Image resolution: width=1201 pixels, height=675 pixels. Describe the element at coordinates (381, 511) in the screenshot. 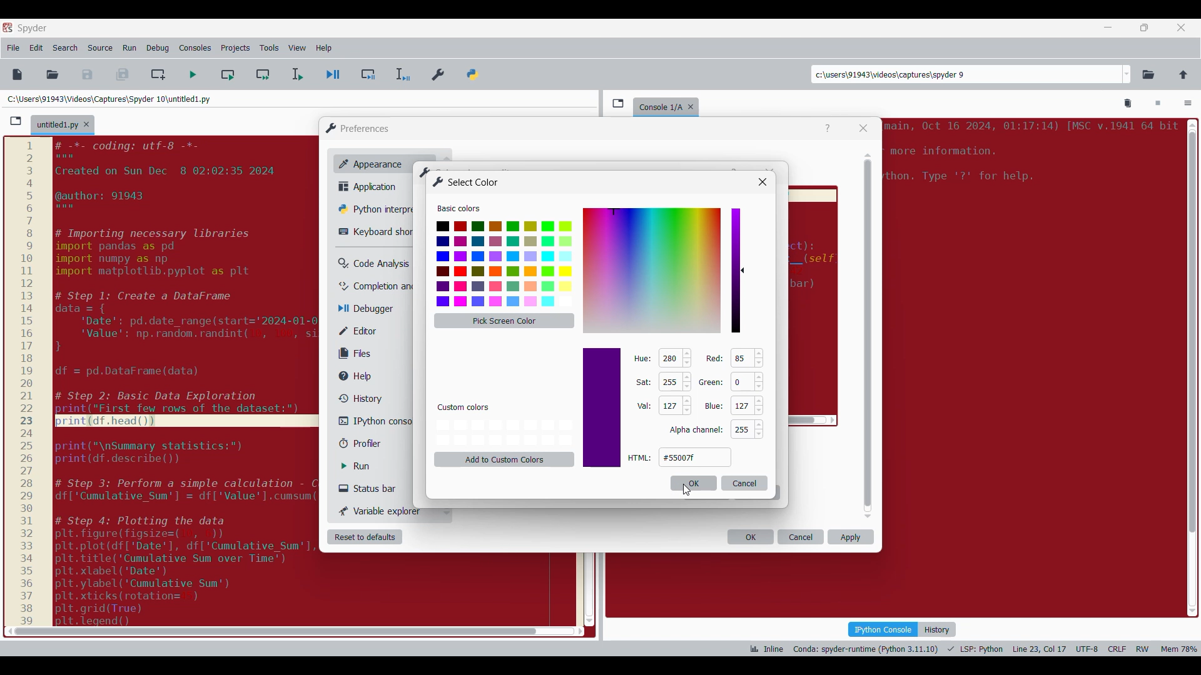

I see `Variable explorer` at that location.